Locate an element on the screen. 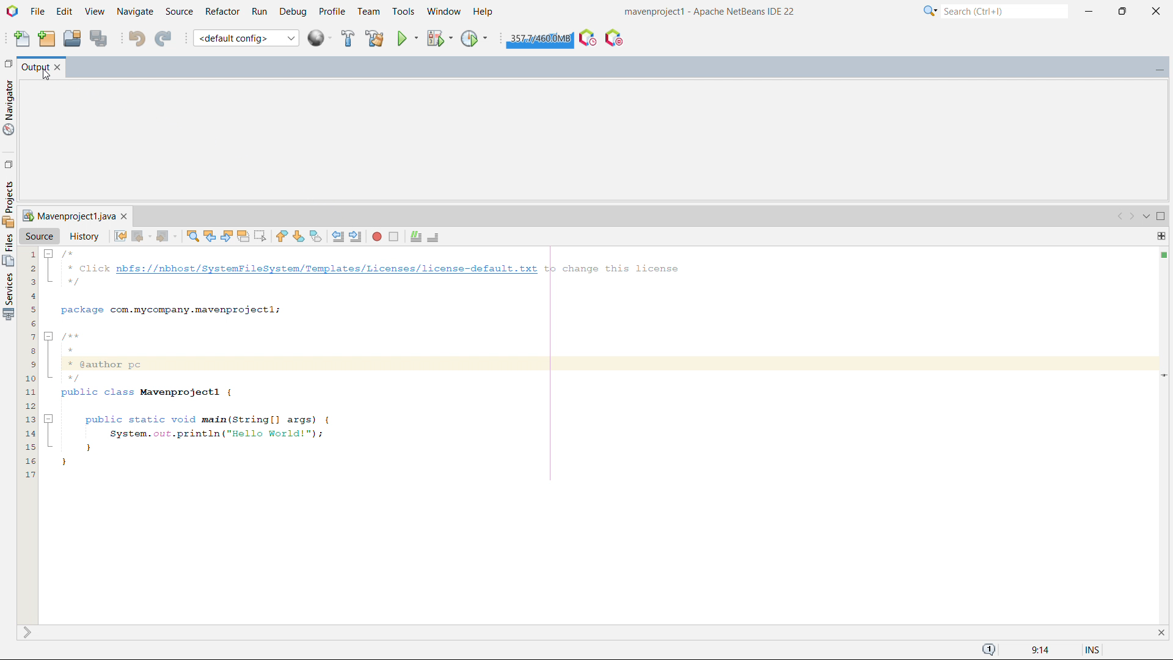 The image size is (1173, 660). previous bookmark is located at coordinates (281, 236).